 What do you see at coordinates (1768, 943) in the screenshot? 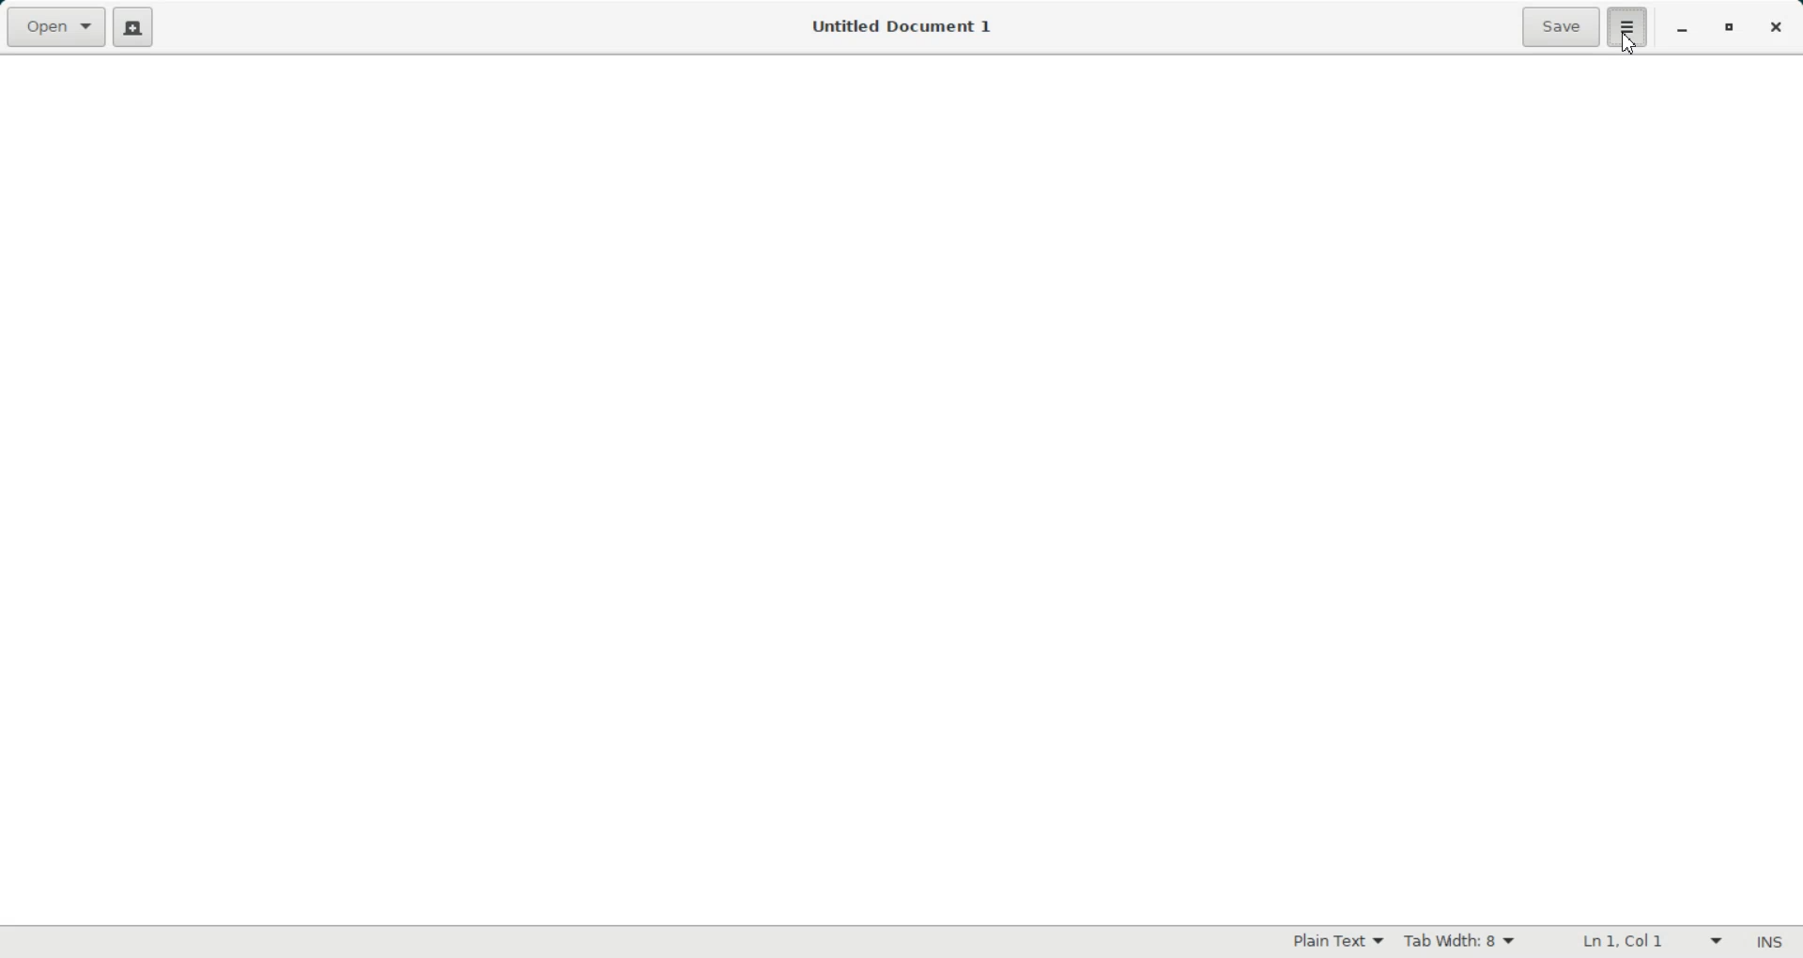
I see `Insert` at bounding box center [1768, 943].